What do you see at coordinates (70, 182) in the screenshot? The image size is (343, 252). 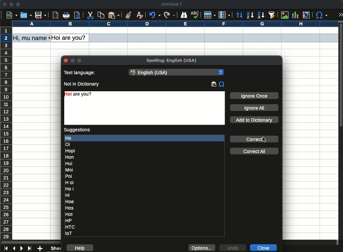 I see `H oi` at bounding box center [70, 182].